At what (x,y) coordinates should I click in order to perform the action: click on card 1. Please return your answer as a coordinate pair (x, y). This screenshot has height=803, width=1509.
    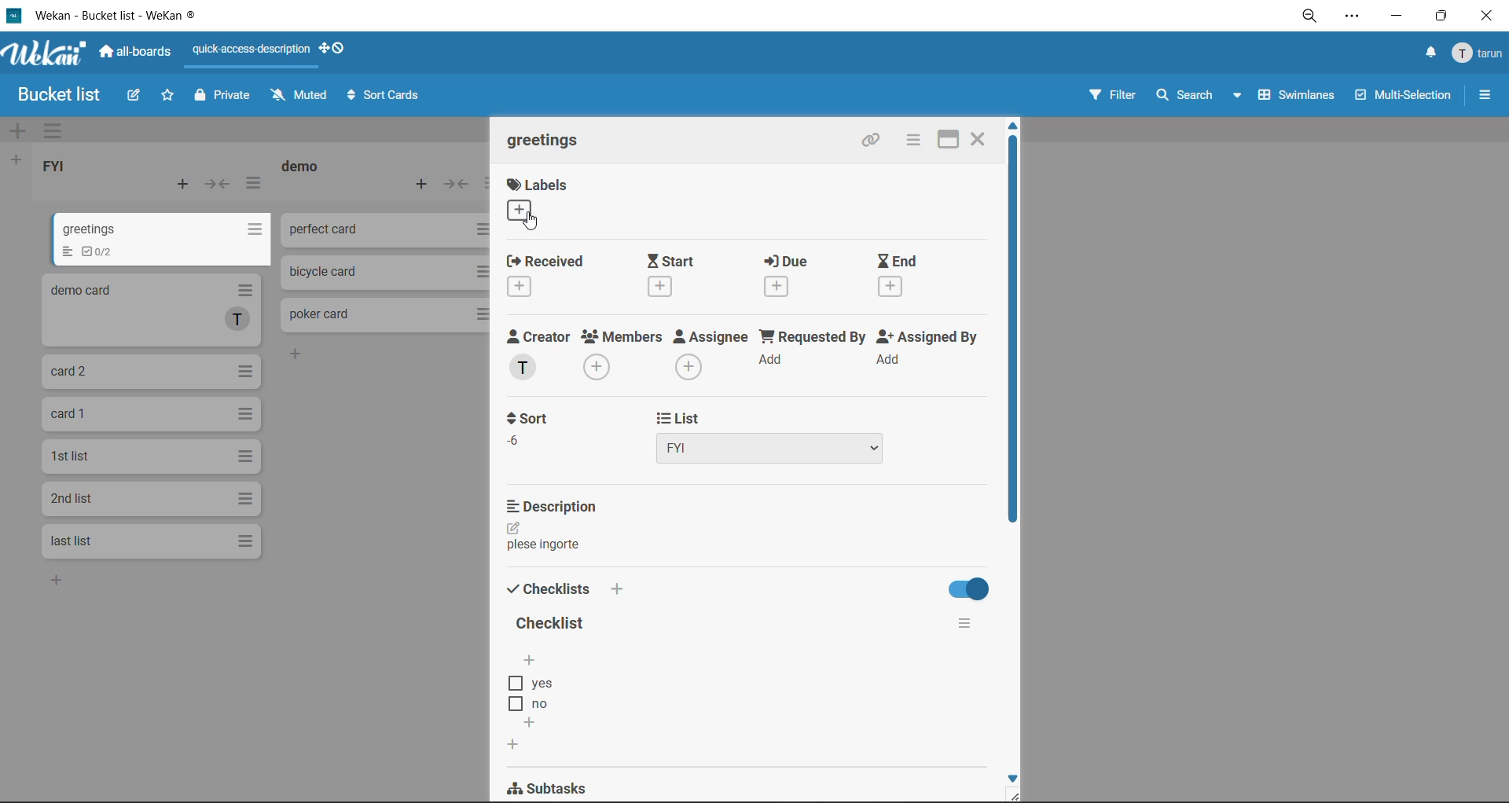
    Looking at the image, I should click on (164, 238).